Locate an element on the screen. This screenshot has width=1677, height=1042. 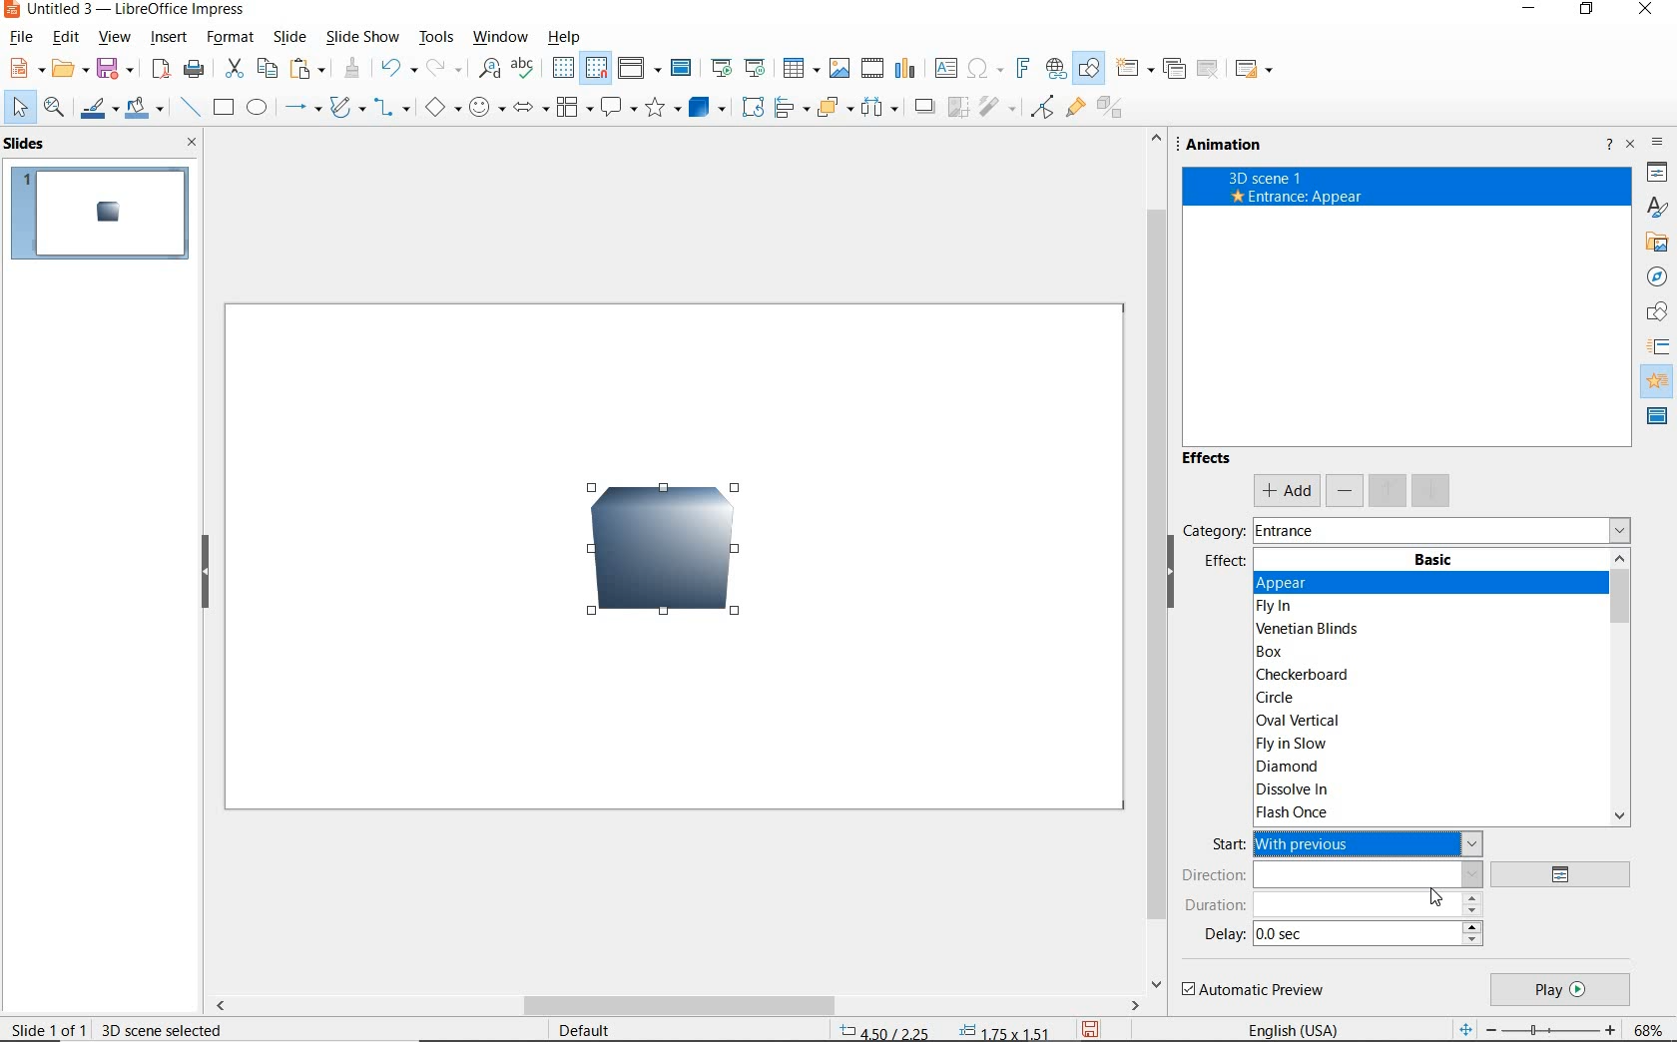
options is located at coordinates (1567, 875).